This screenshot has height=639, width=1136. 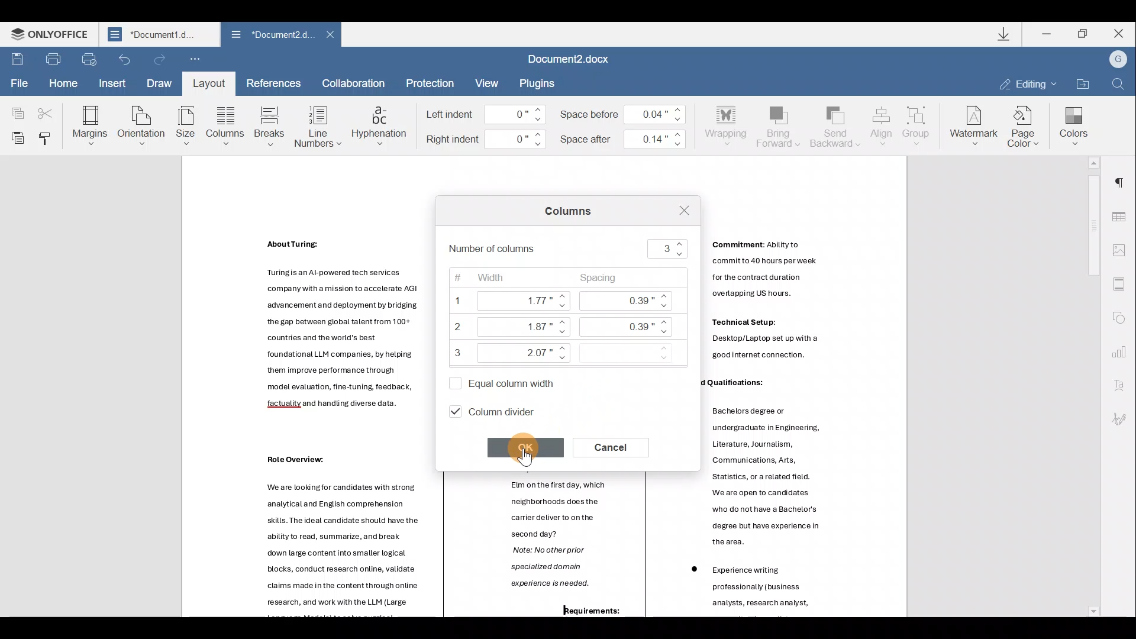 I want to click on Watermark, so click(x=972, y=124).